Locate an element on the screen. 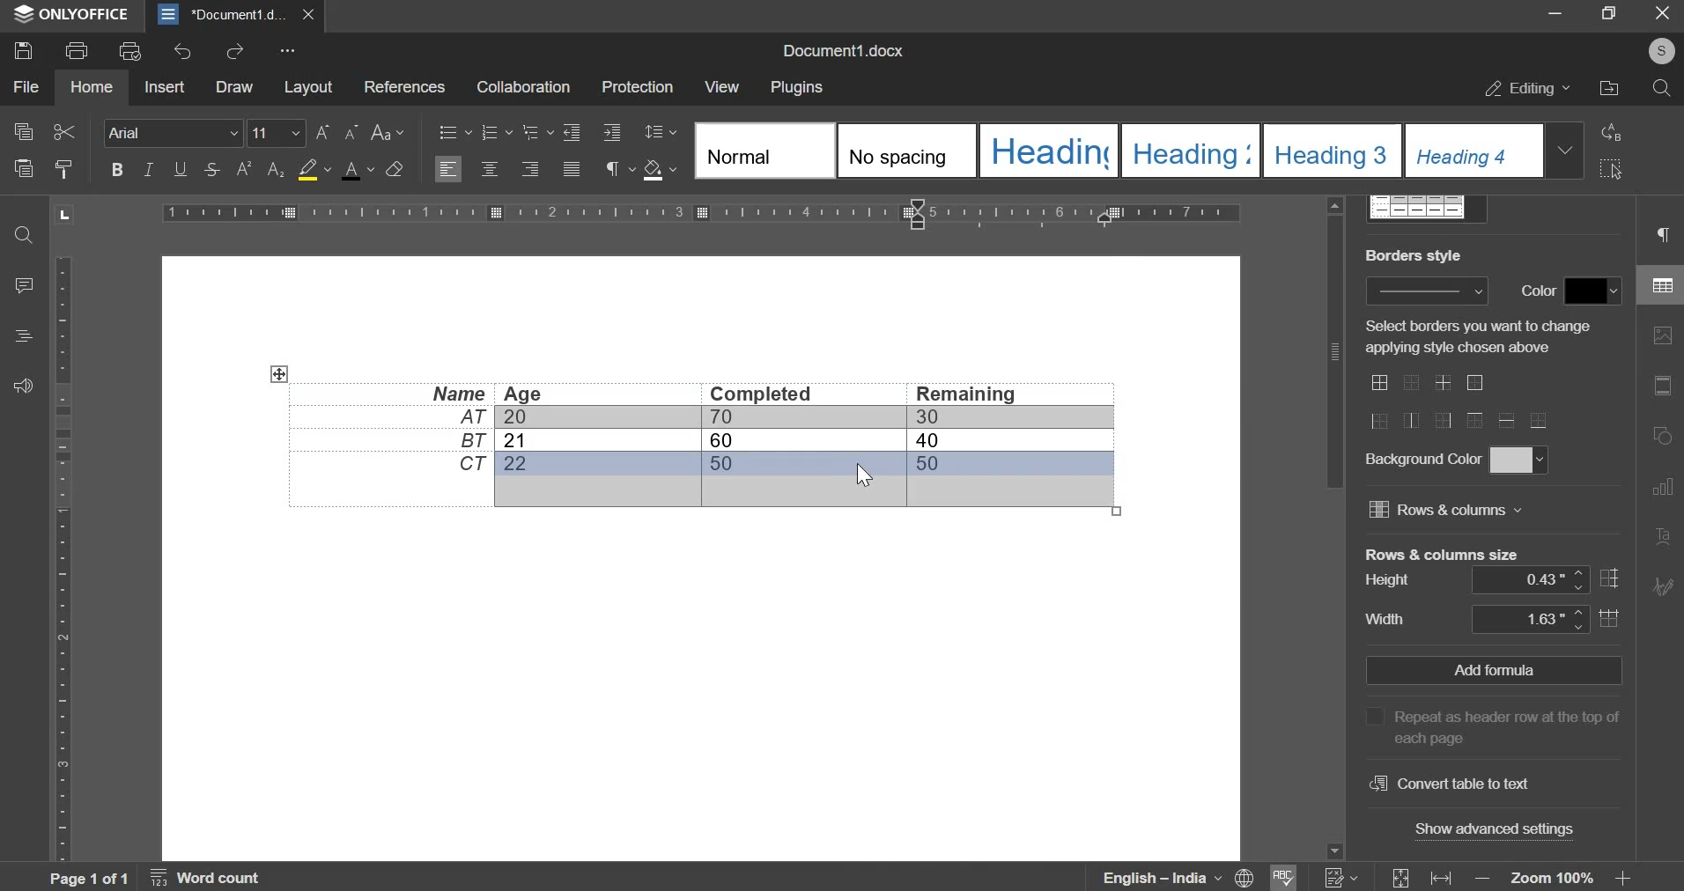 This screenshot has width=1684, height=891. bold is located at coordinates (117, 169).